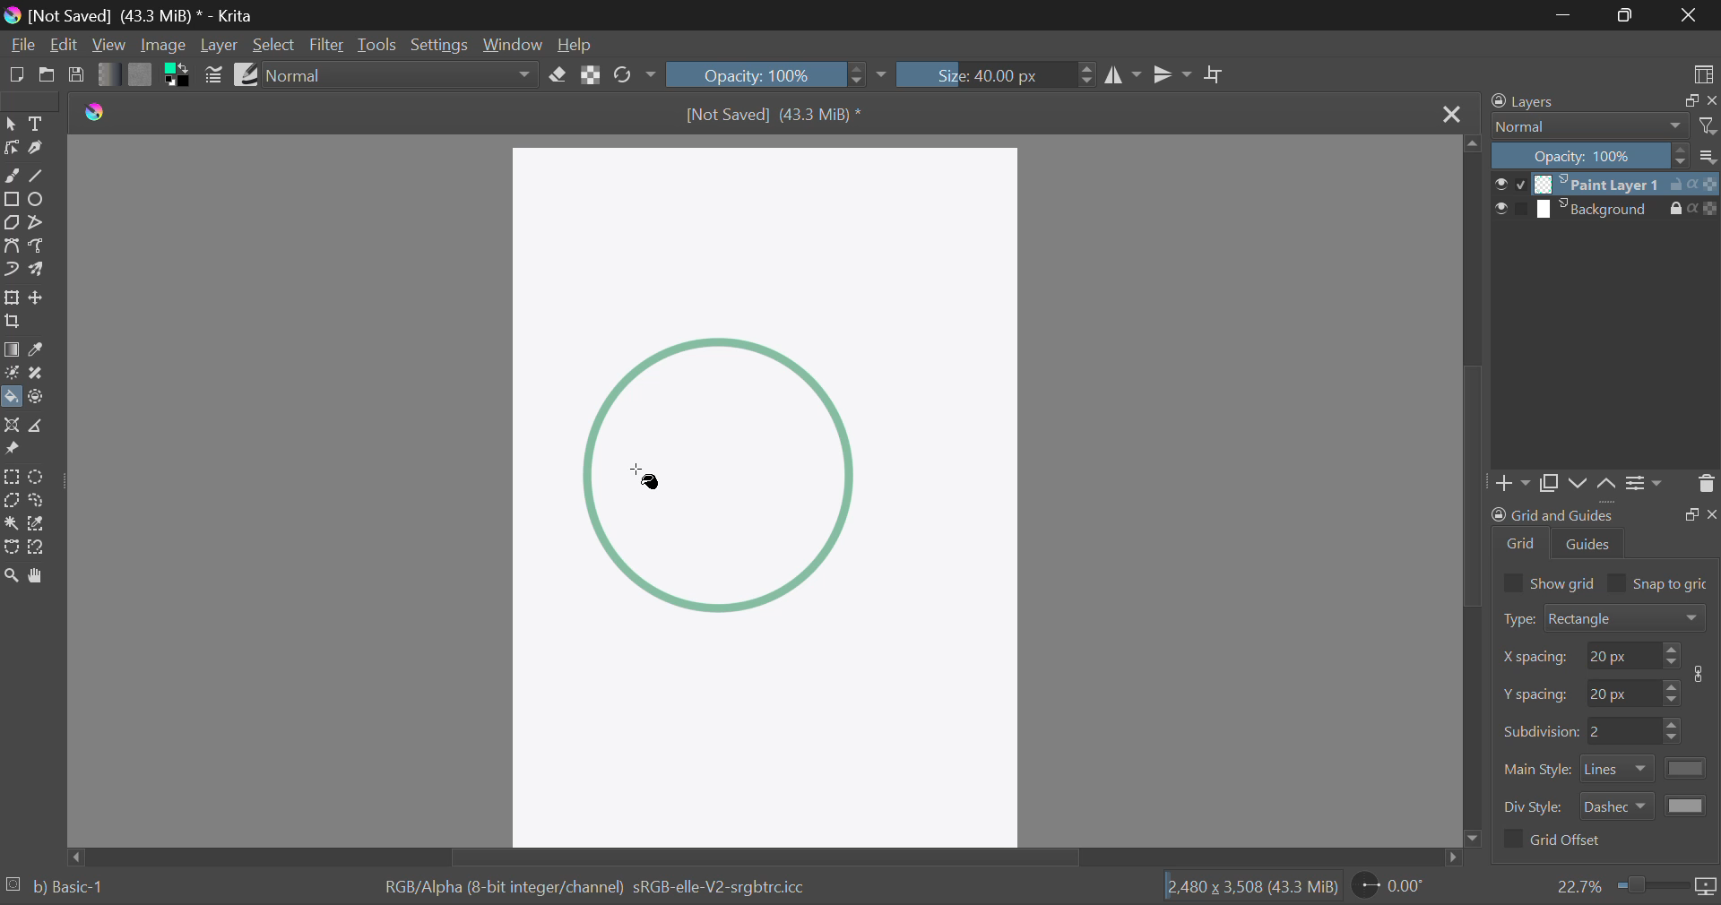 This screenshot has height=905, width=1721. I want to click on Ellipses Selected , so click(36, 199).